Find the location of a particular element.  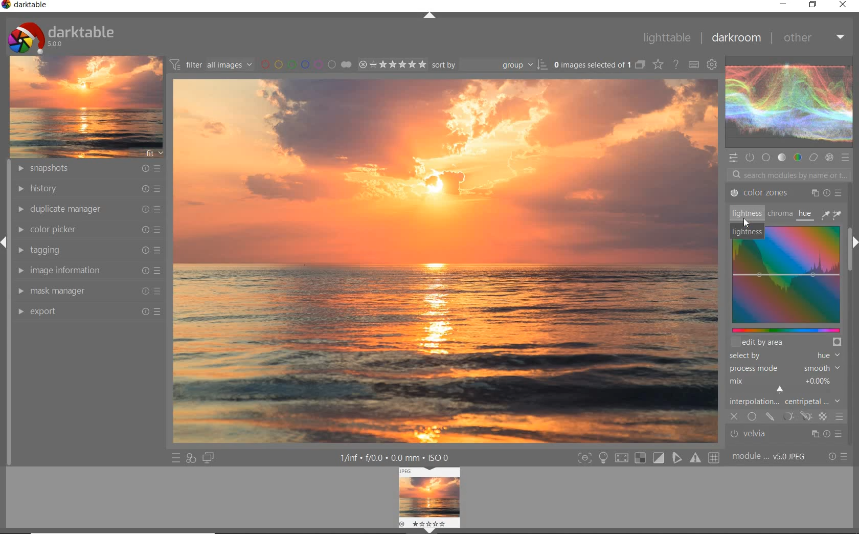

COLOR ZONES MAP is located at coordinates (784, 278).